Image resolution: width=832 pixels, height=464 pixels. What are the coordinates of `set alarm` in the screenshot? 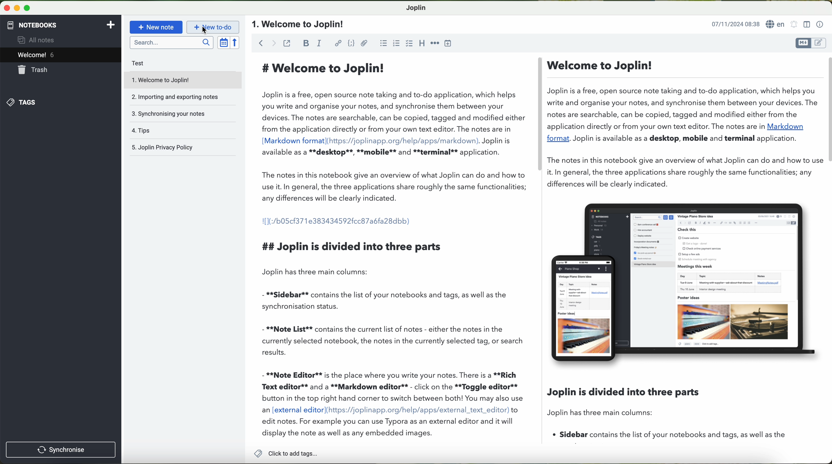 It's located at (794, 24).